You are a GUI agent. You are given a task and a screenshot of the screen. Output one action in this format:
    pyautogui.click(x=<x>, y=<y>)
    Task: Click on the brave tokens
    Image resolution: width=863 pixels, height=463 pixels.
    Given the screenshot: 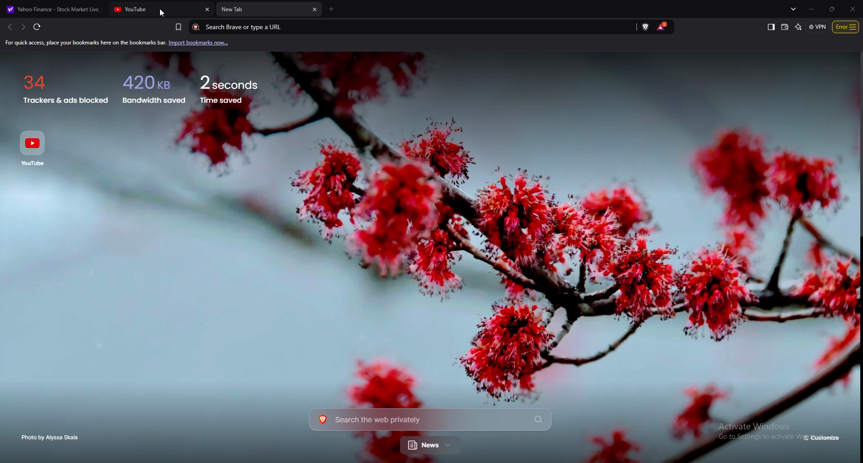 What is the action you would take?
    pyautogui.click(x=663, y=26)
    